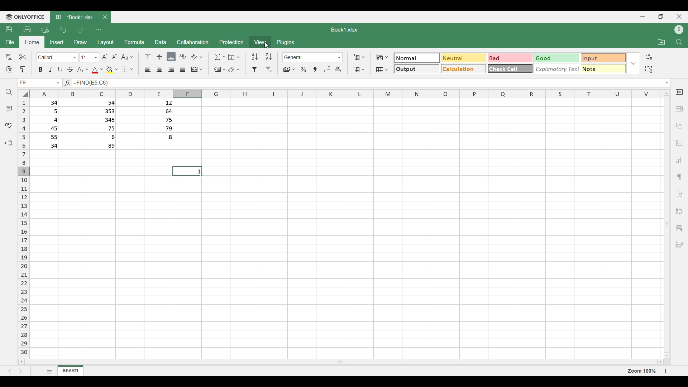 The height and width of the screenshot is (387, 688). Describe the element at coordinates (9, 30) in the screenshot. I see `Save` at that location.